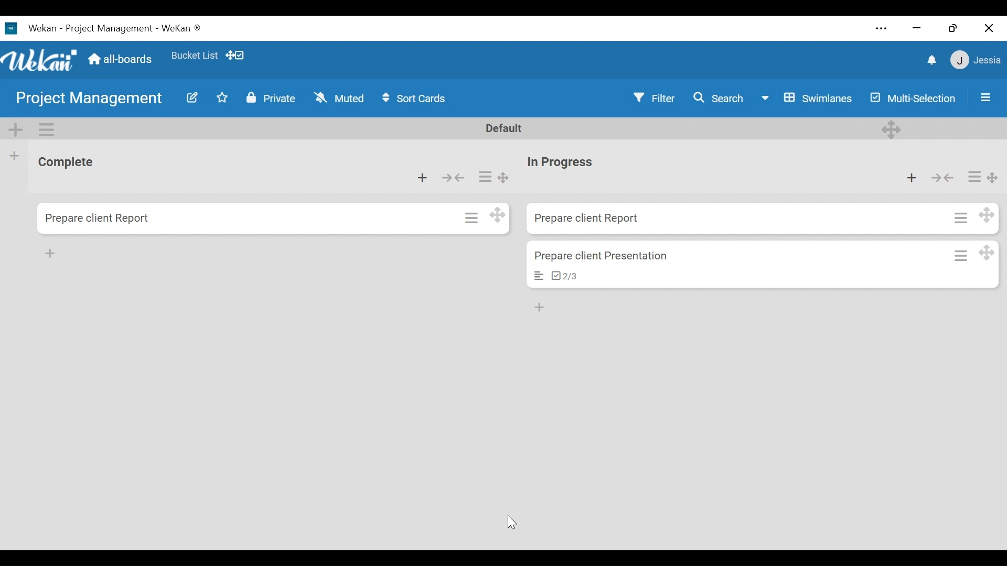  Describe the element at coordinates (942, 178) in the screenshot. I see `Collapse` at that location.